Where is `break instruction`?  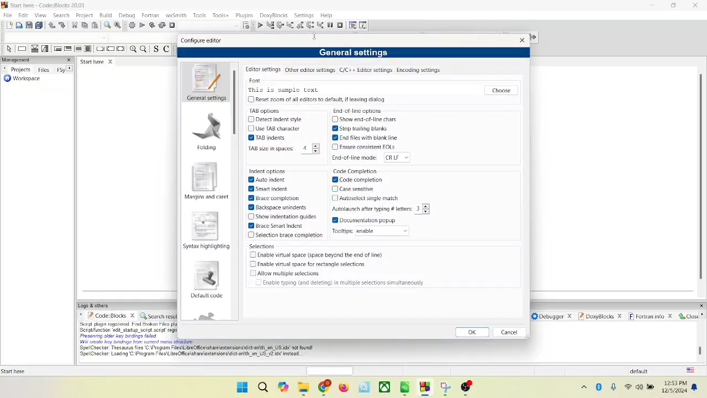 break instruction is located at coordinates (100, 49).